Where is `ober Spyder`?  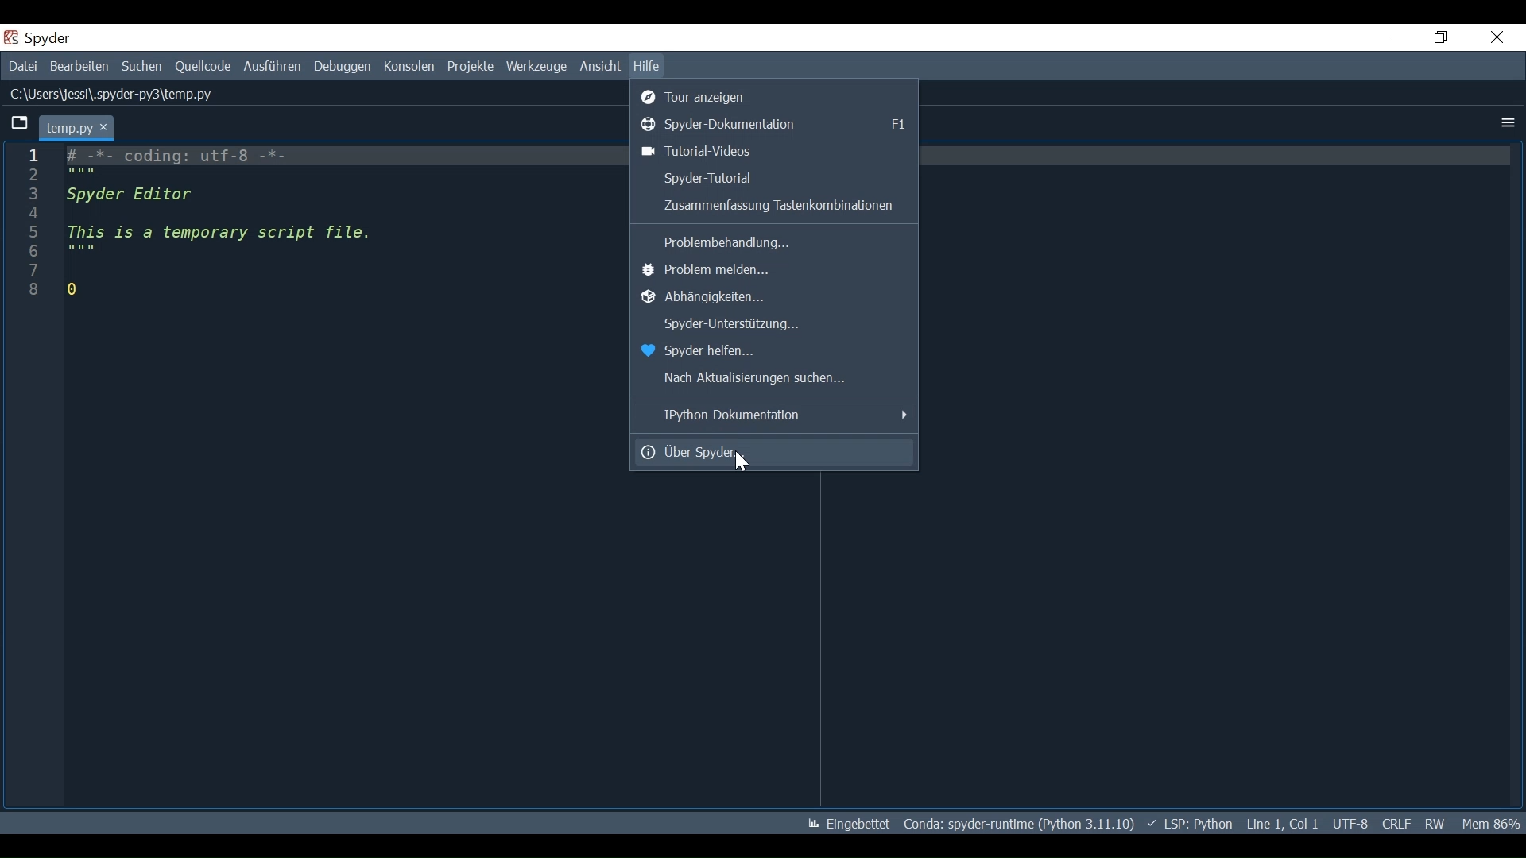
ober Spyder is located at coordinates (773, 452).